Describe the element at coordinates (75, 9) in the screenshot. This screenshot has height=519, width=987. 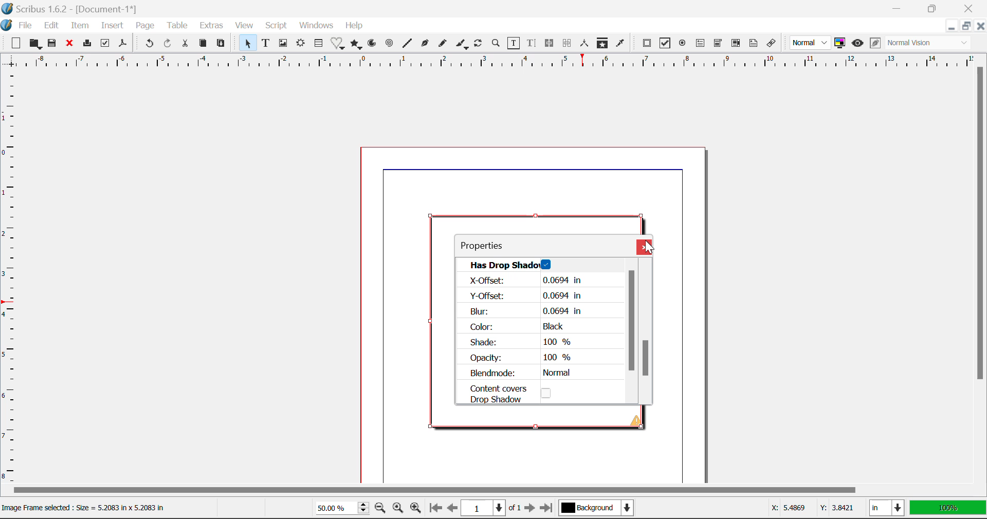
I see `Scribus 1.6.2 - [Document-1*]` at that location.